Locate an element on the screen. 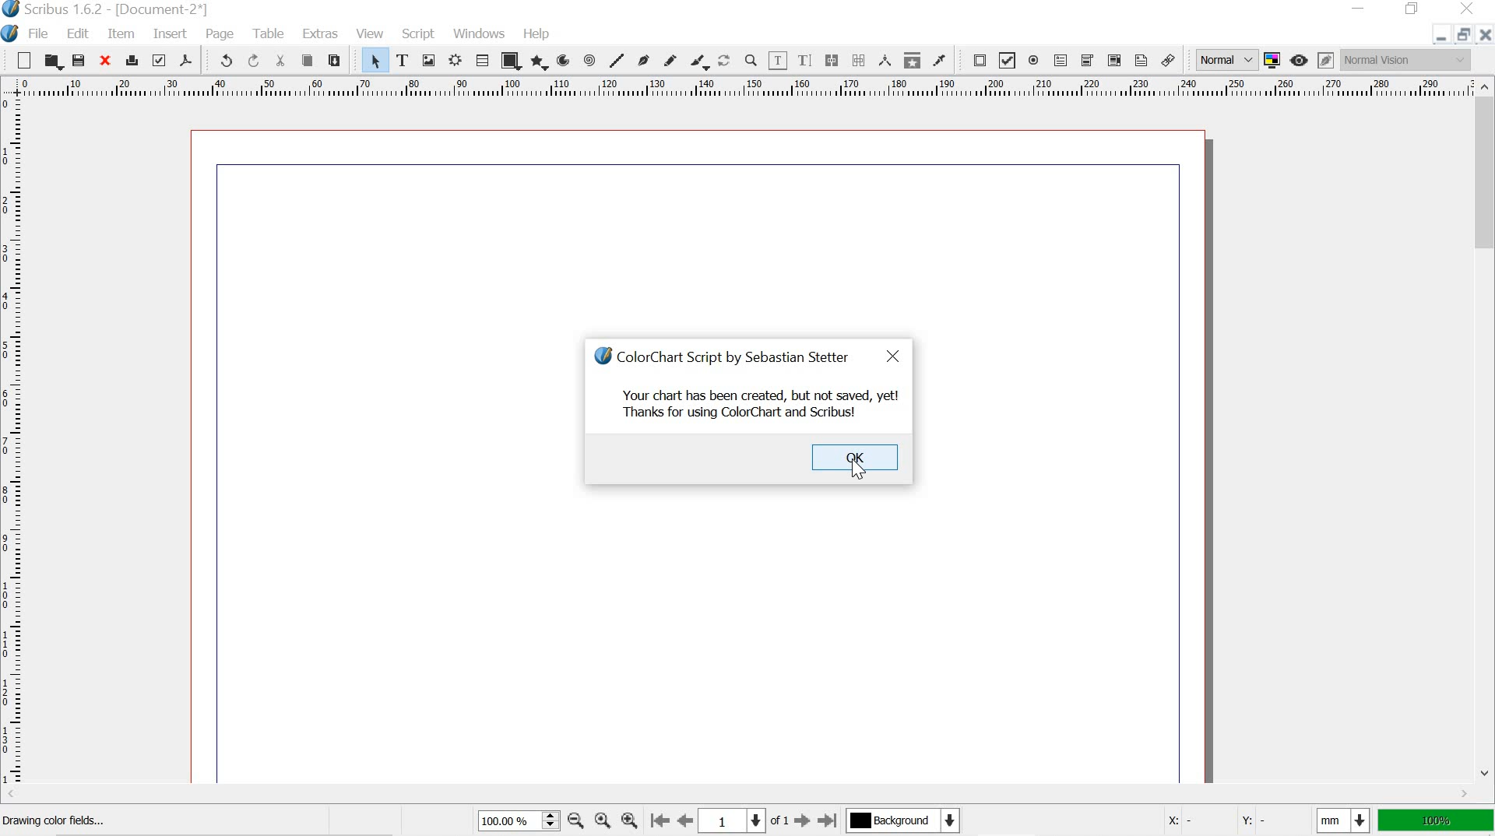 The height and width of the screenshot is (836, 1495). 100% is located at coordinates (515, 820).